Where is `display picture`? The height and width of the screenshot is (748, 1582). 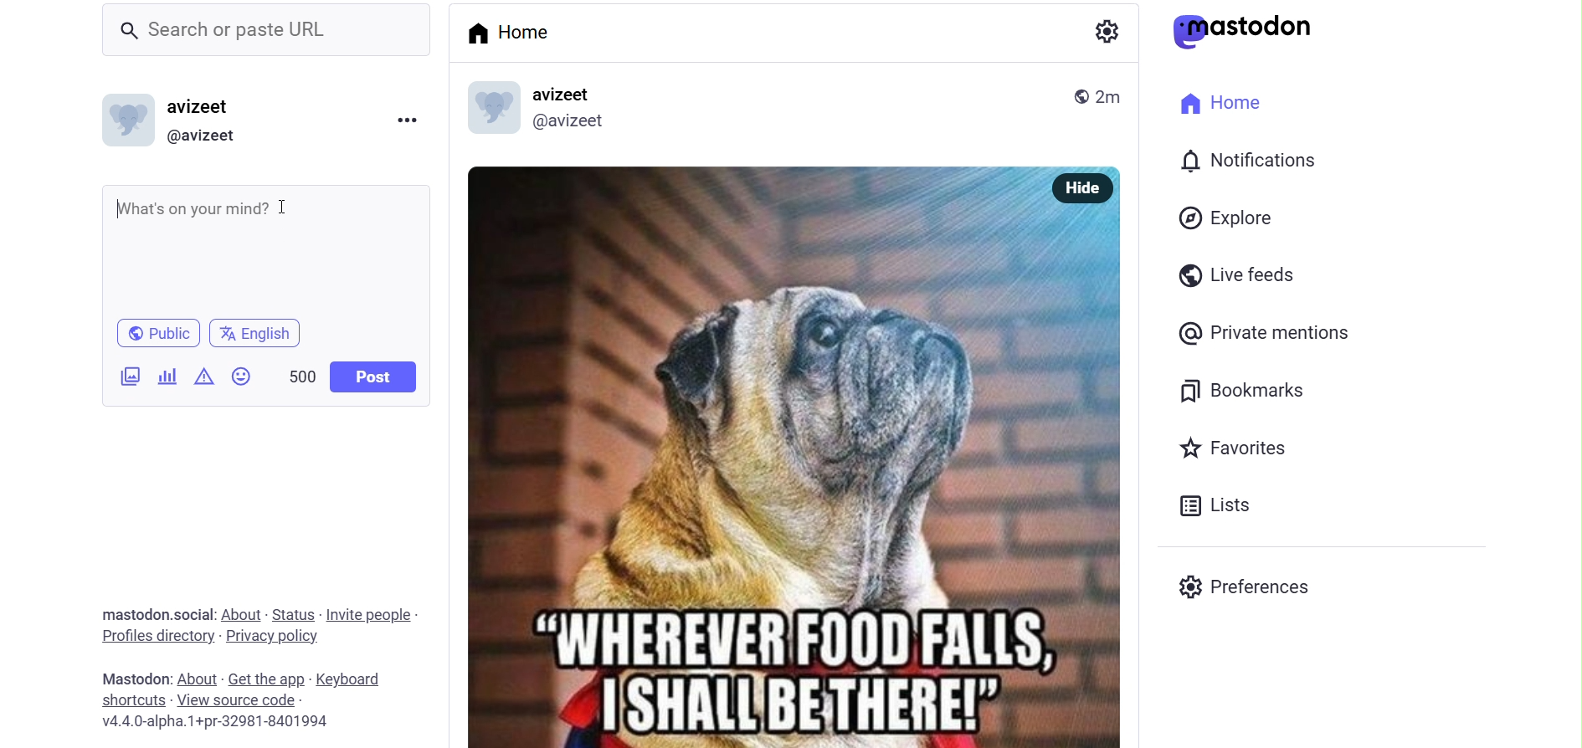
display picture is located at coordinates (127, 119).